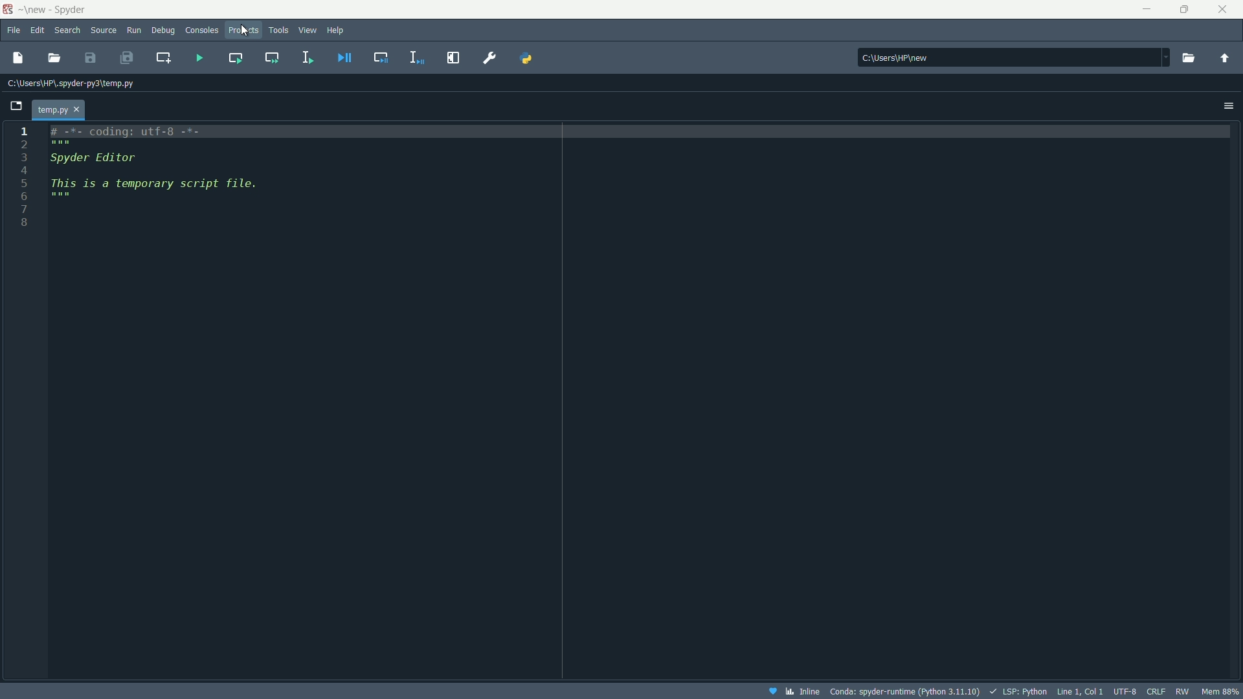 The width and height of the screenshot is (1243, 699). I want to click on Run current cell and go to the next one, so click(273, 59).